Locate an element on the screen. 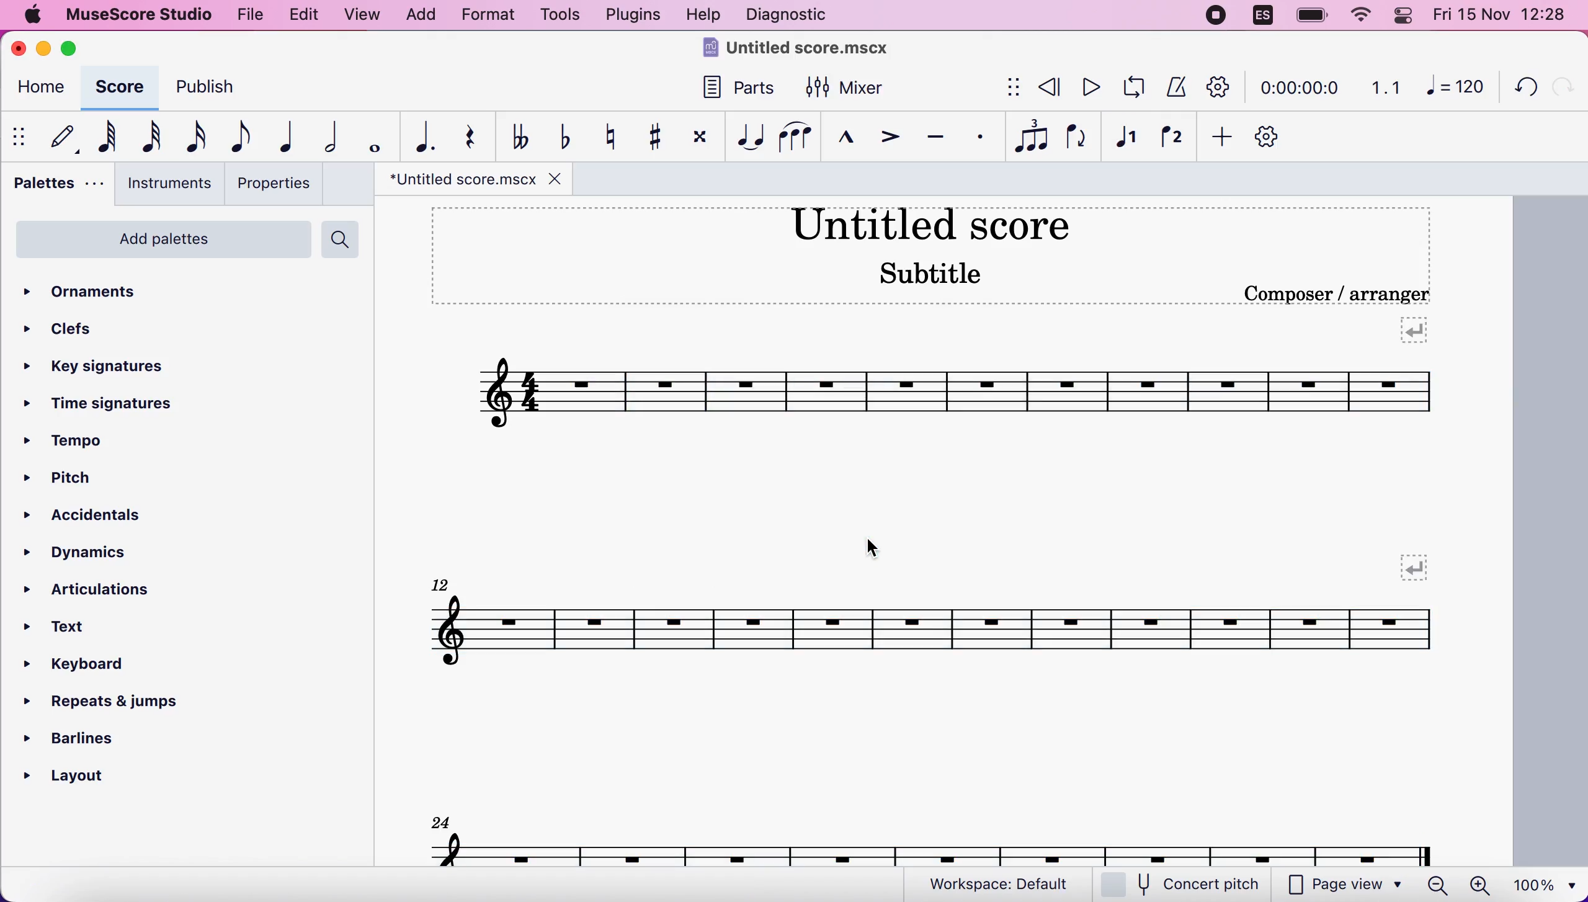 This screenshot has height=902, width=1588. customization tool is located at coordinates (1278, 138).